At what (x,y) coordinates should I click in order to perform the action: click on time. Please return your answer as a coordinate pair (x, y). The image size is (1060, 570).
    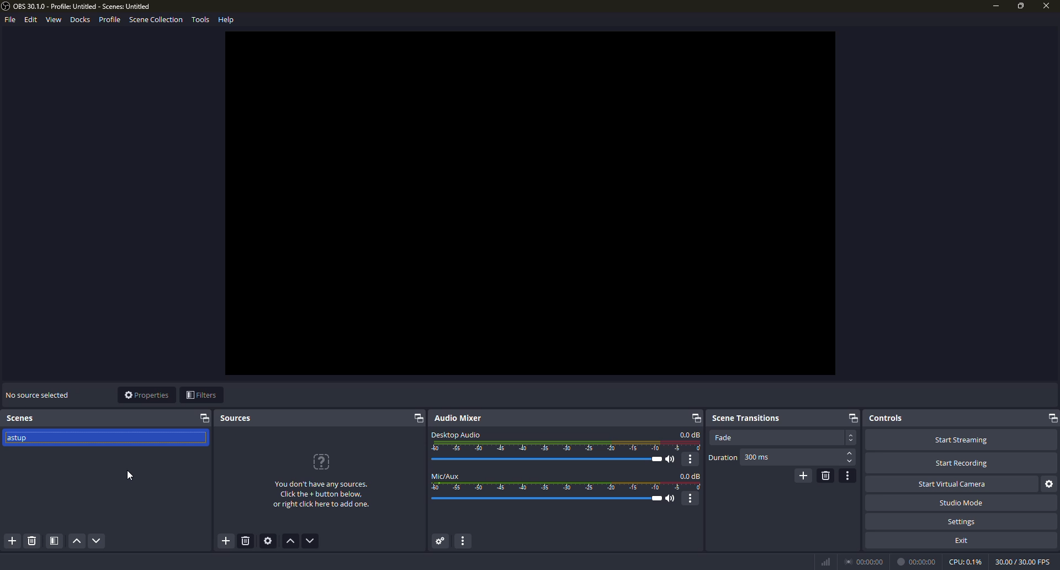
    Looking at the image, I should click on (866, 561).